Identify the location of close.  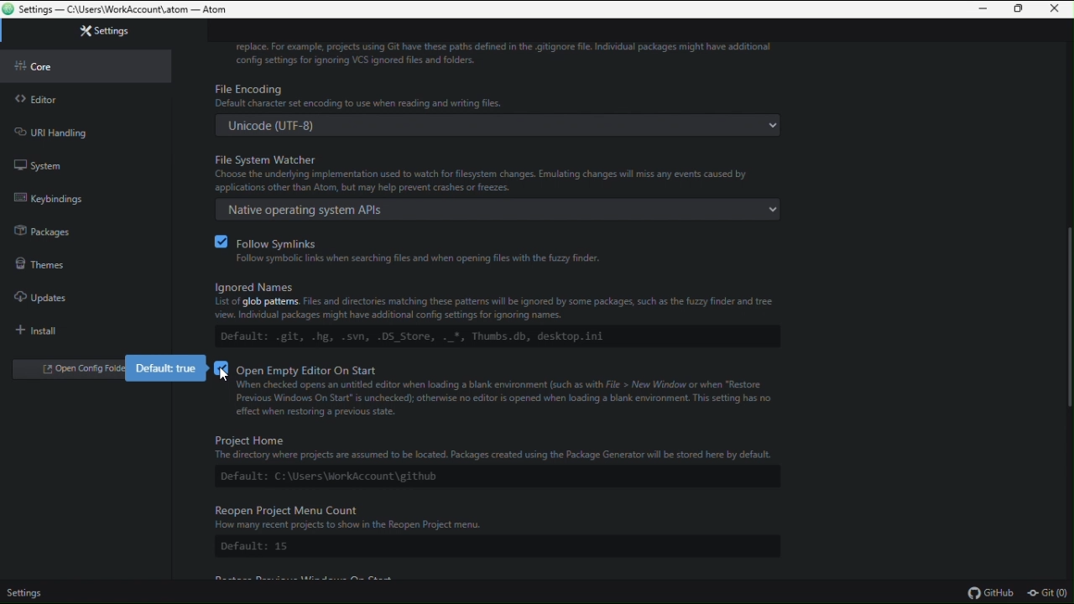
(1053, 9).